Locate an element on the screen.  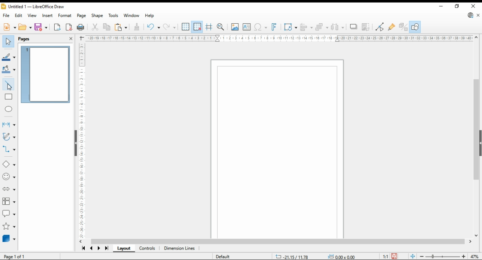
fit document to window is located at coordinates (413, 257).